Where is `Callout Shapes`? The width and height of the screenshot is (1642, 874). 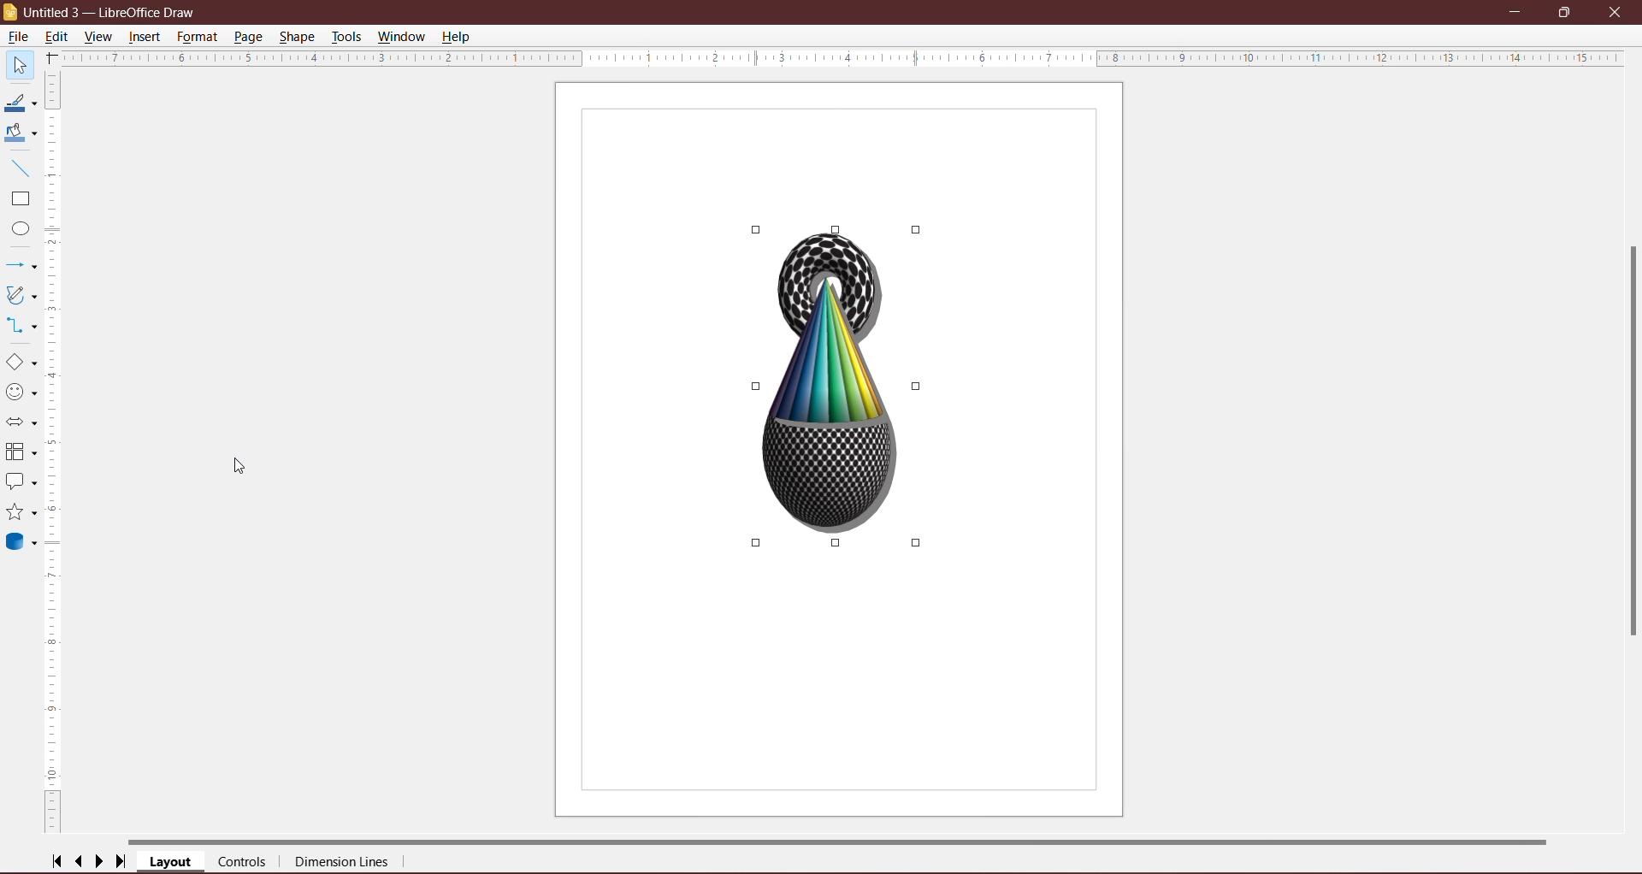 Callout Shapes is located at coordinates (21, 483).